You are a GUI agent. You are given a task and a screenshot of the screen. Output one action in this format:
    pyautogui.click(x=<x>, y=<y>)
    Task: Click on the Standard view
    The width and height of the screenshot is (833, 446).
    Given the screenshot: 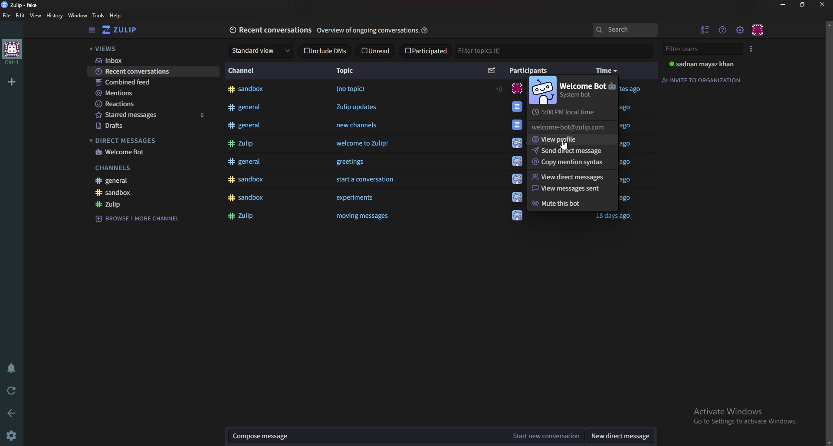 What is the action you would take?
    pyautogui.click(x=261, y=50)
    